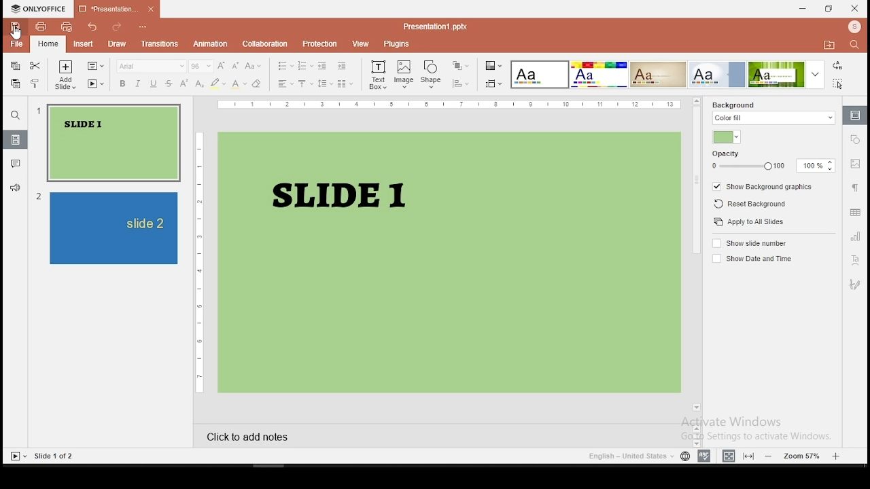 The image size is (870, 489). What do you see at coordinates (718, 74) in the screenshot?
I see `select color theme` at bounding box center [718, 74].